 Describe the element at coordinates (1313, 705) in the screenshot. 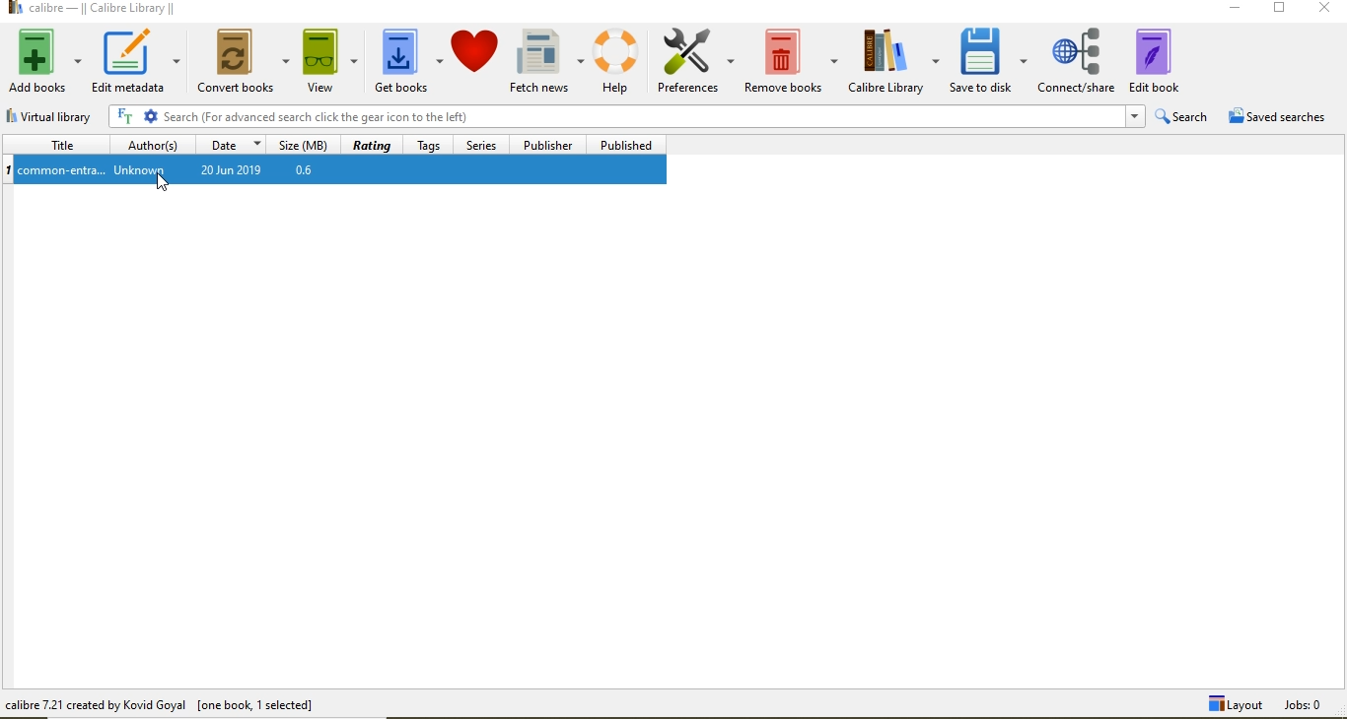

I see `Jobs: 0` at that location.